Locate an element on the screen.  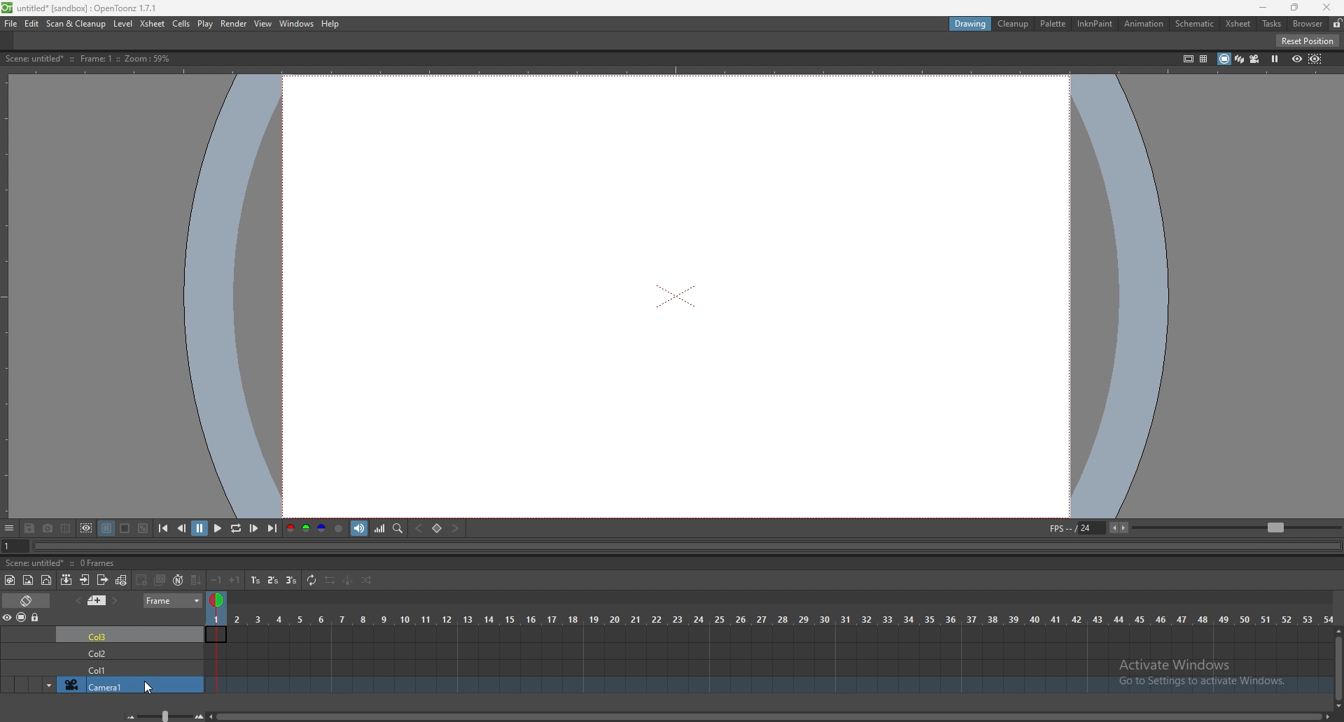
sub camera preview is located at coordinates (1315, 59).